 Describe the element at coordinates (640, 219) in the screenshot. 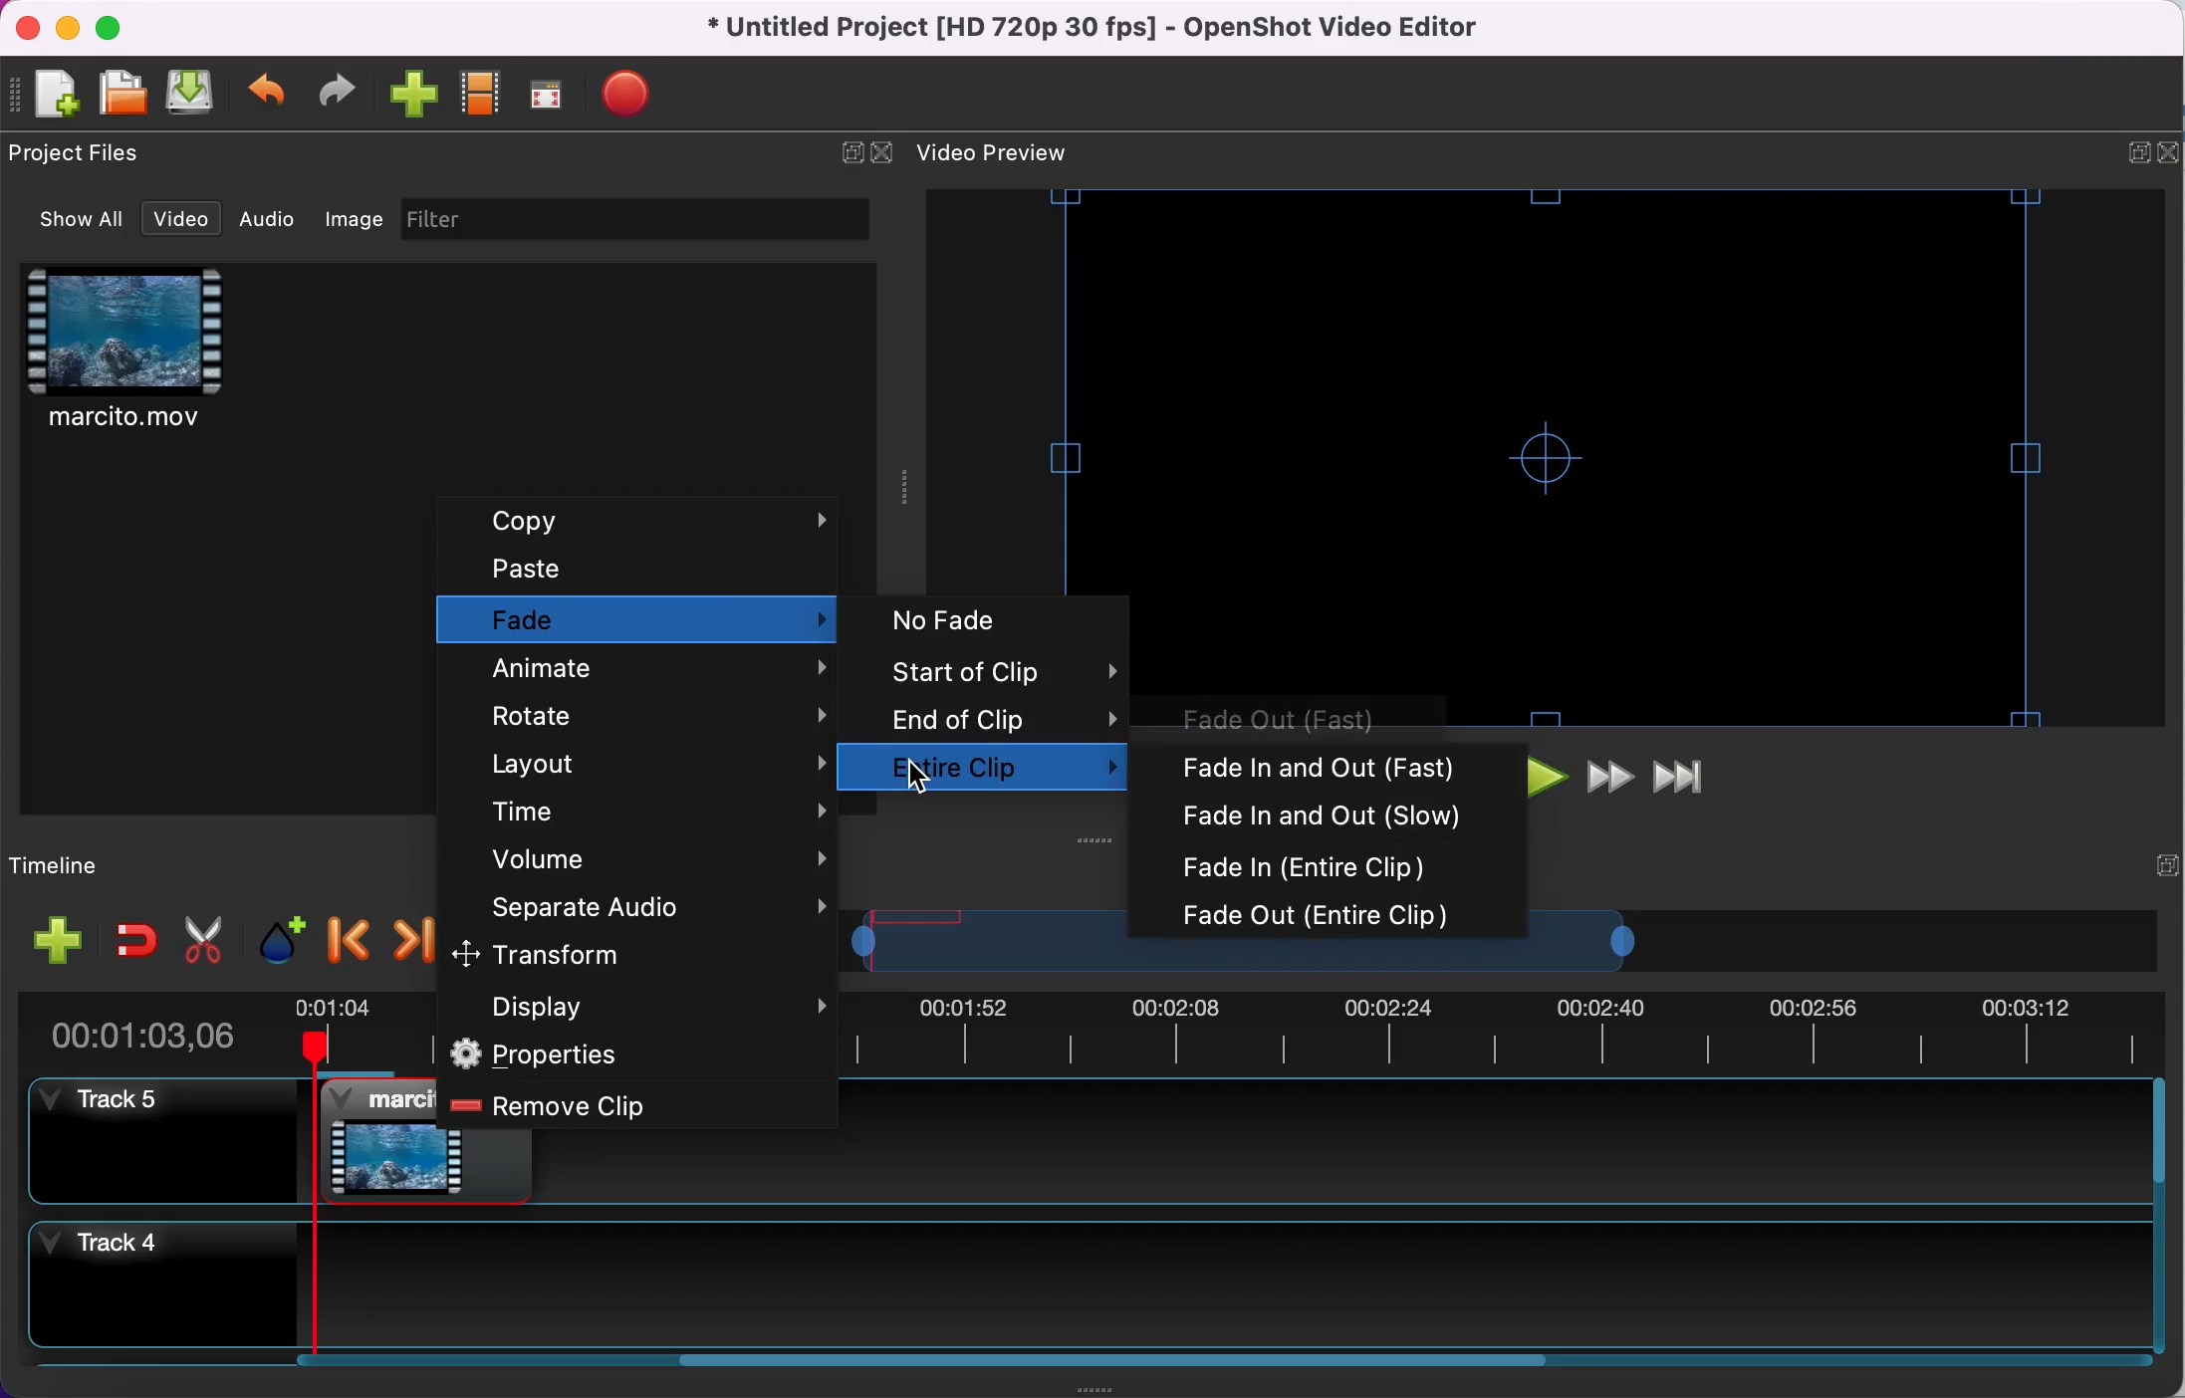

I see `filter` at that location.